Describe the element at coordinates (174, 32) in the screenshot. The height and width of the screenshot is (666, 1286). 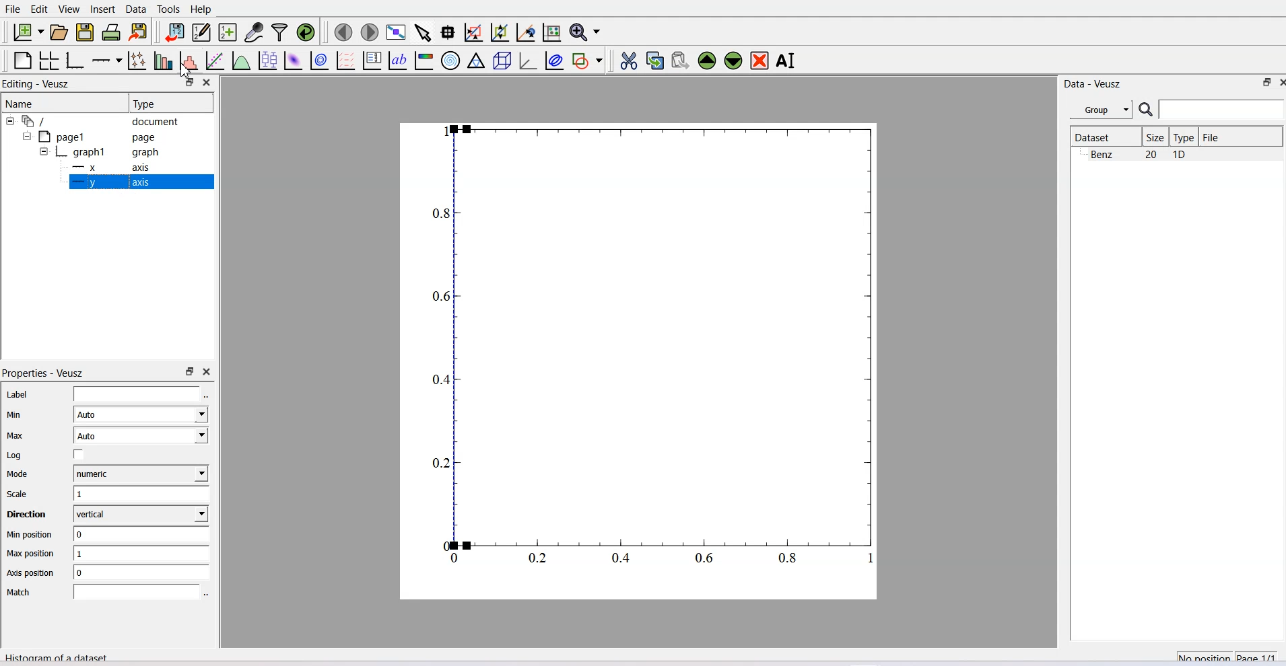
I see `Import data` at that location.